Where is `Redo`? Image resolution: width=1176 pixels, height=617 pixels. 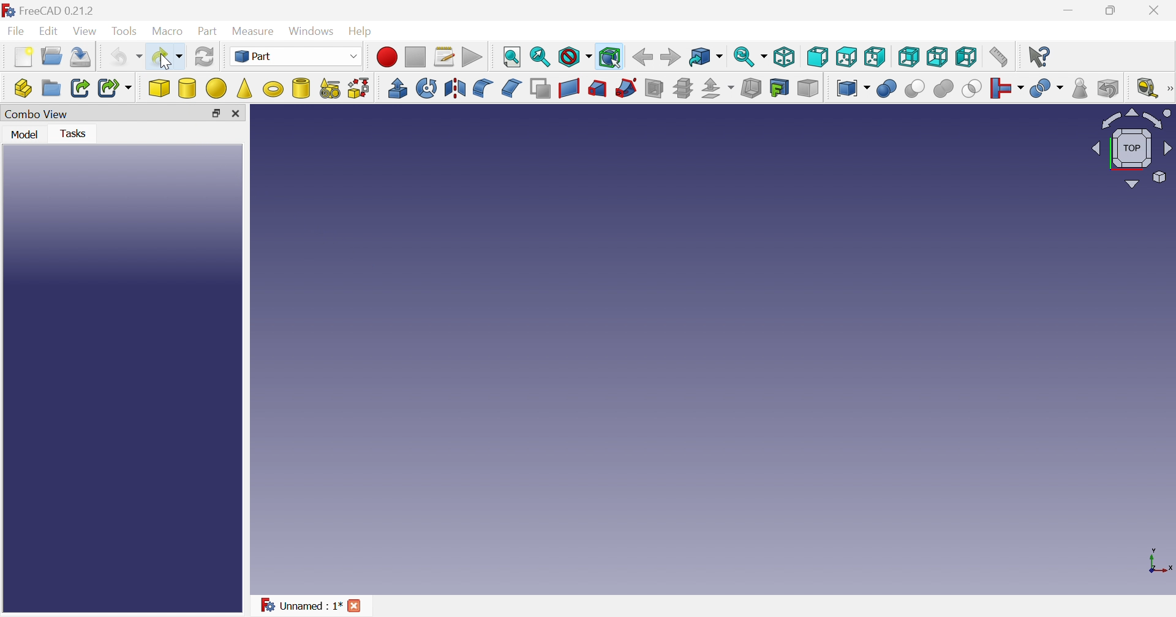 Redo is located at coordinates (167, 56).